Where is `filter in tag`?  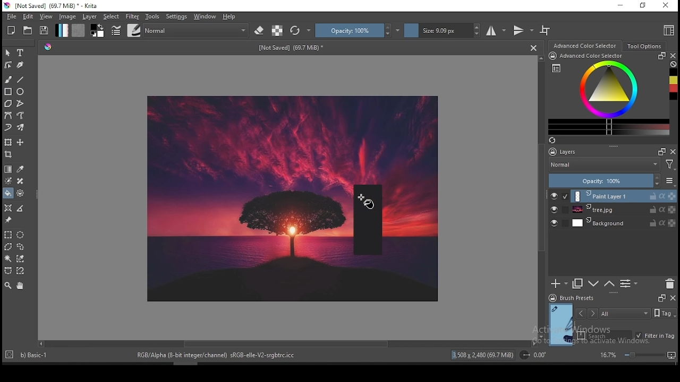
filter in tag is located at coordinates (656, 335).